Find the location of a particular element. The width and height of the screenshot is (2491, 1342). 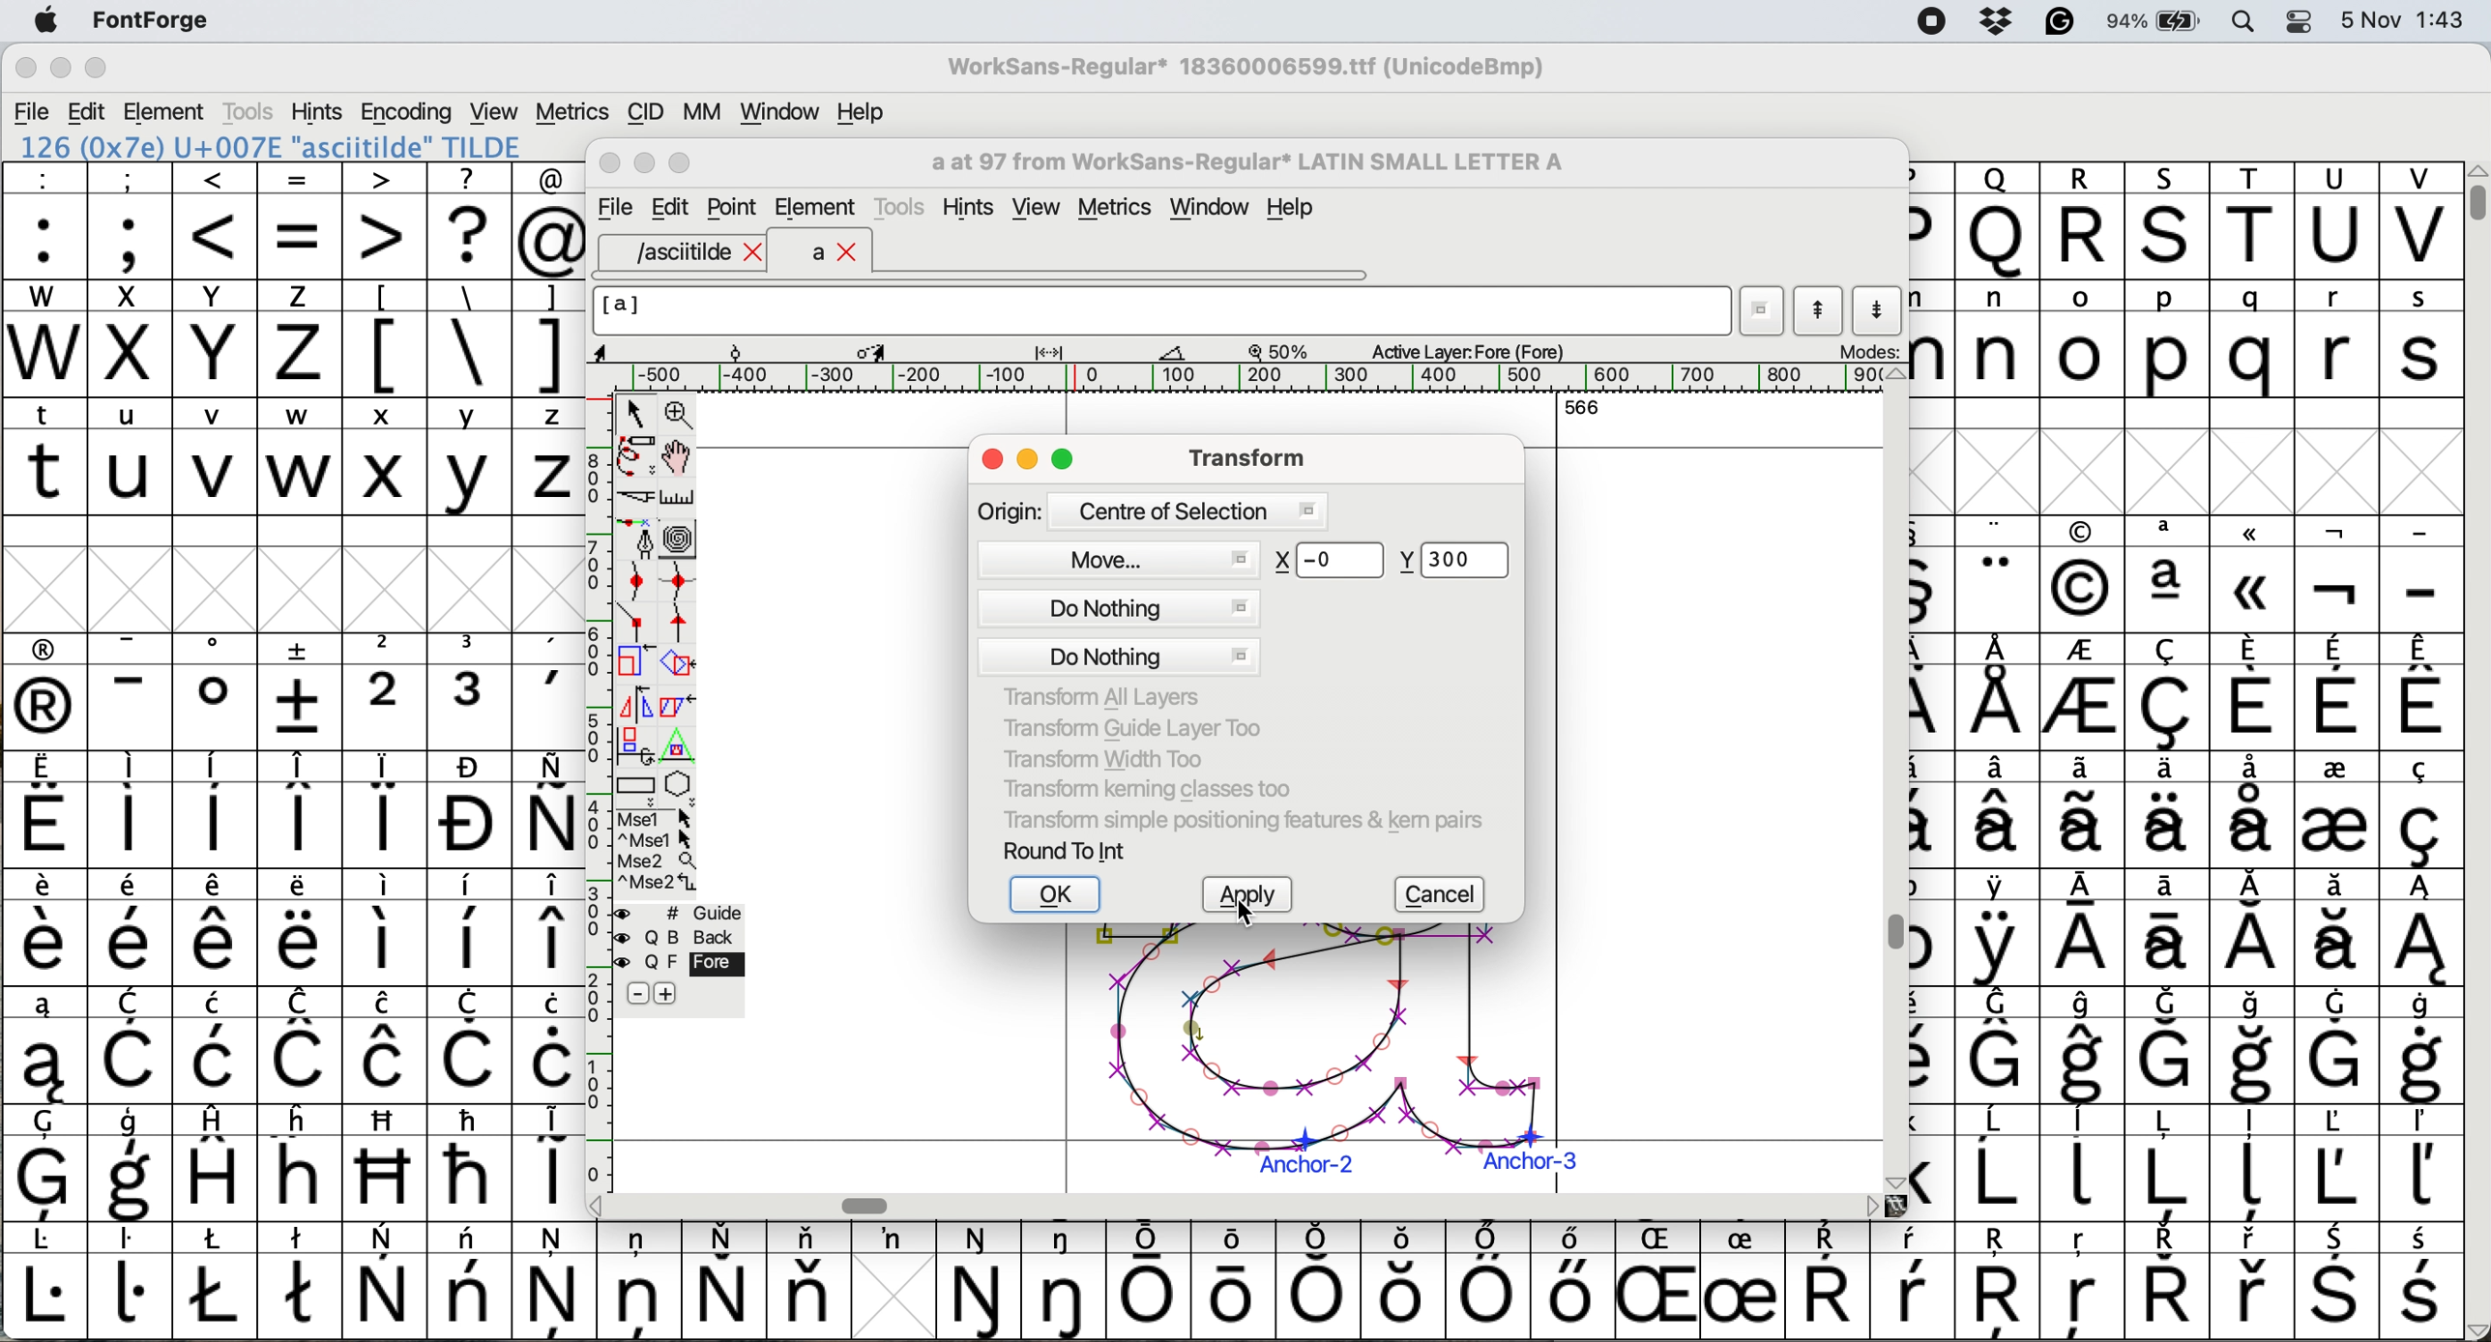

] is located at coordinates (547, 335).